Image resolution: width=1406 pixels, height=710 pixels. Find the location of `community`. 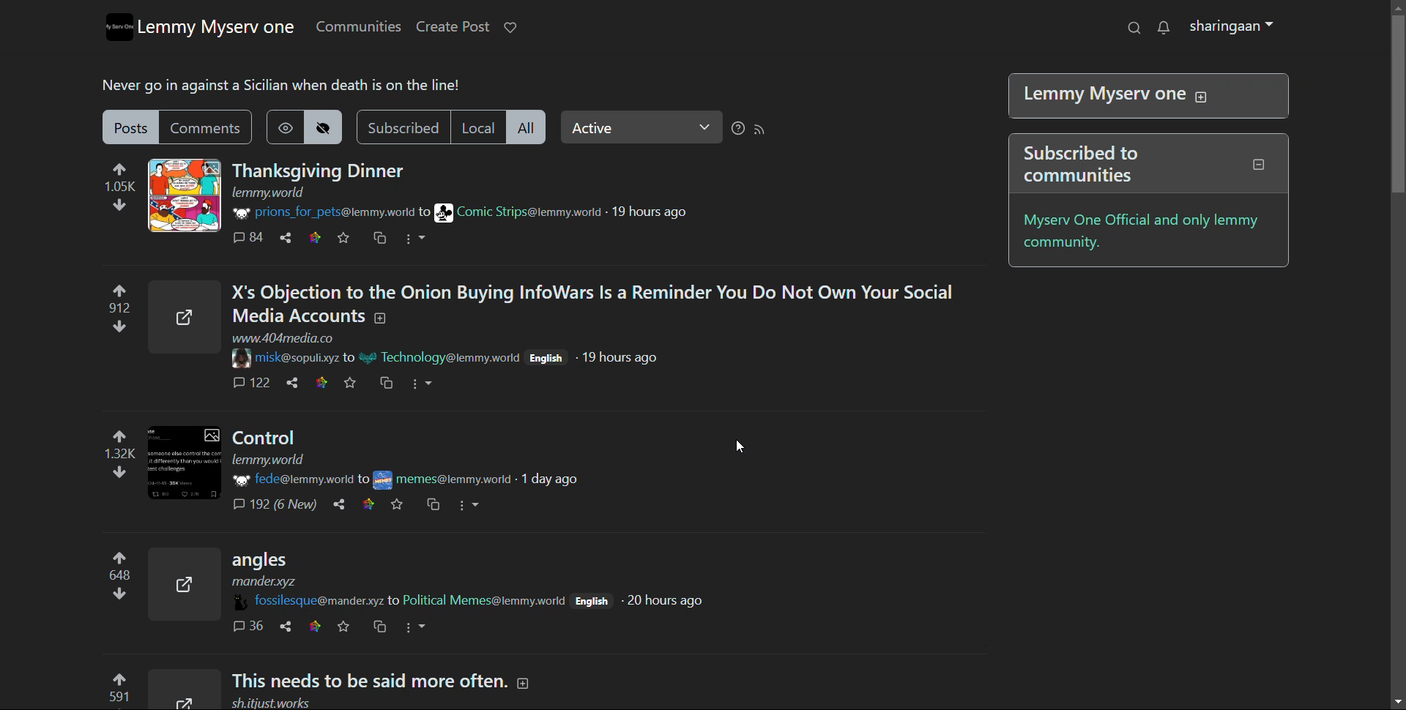

community is located at coordinates (483, 600).